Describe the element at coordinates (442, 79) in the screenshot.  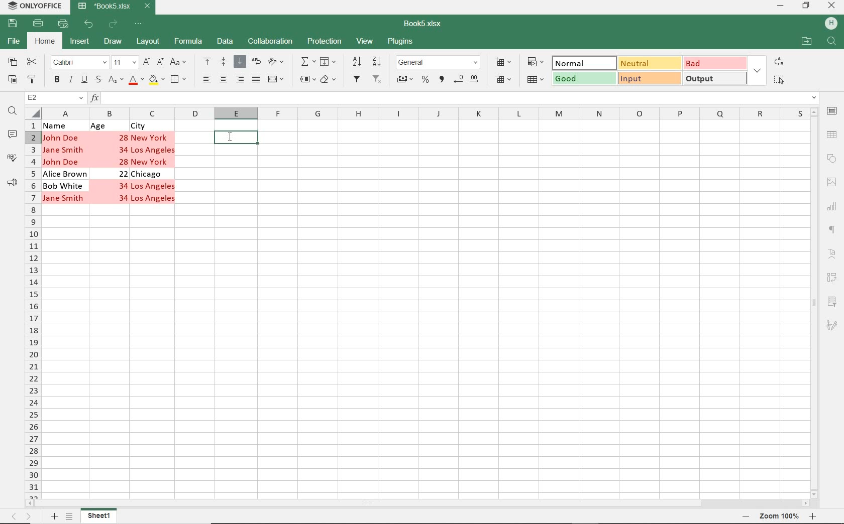
I see `COMMA STYLE` at that location.